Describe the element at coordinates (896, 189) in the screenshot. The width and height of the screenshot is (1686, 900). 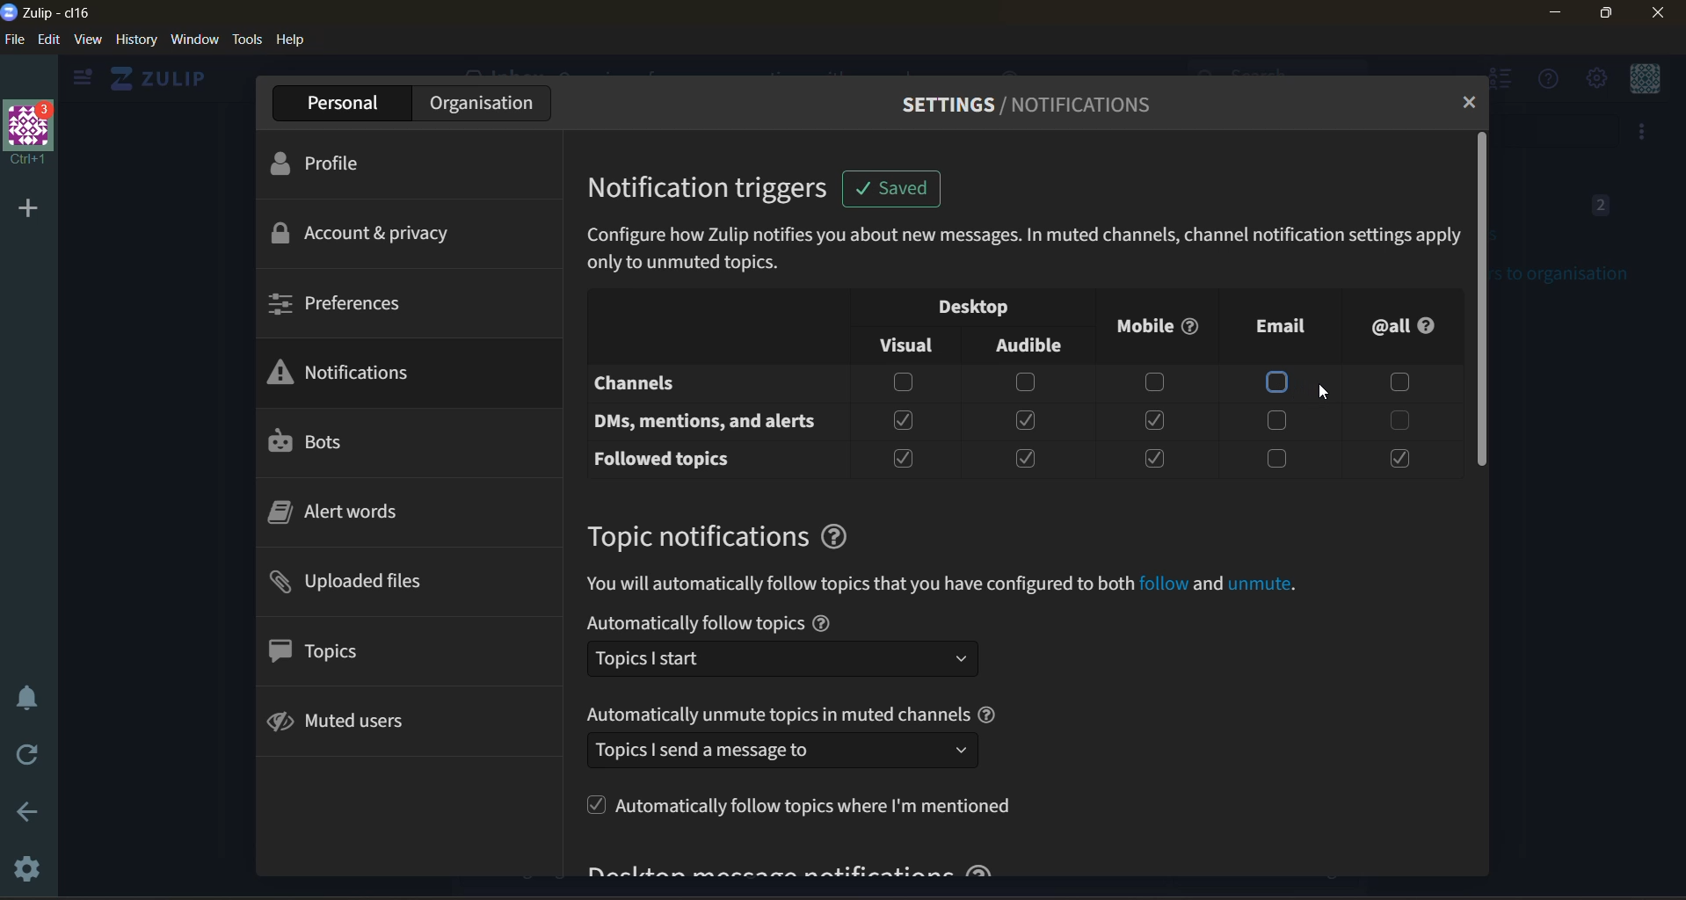
I see `Notification (saved)` at that location.